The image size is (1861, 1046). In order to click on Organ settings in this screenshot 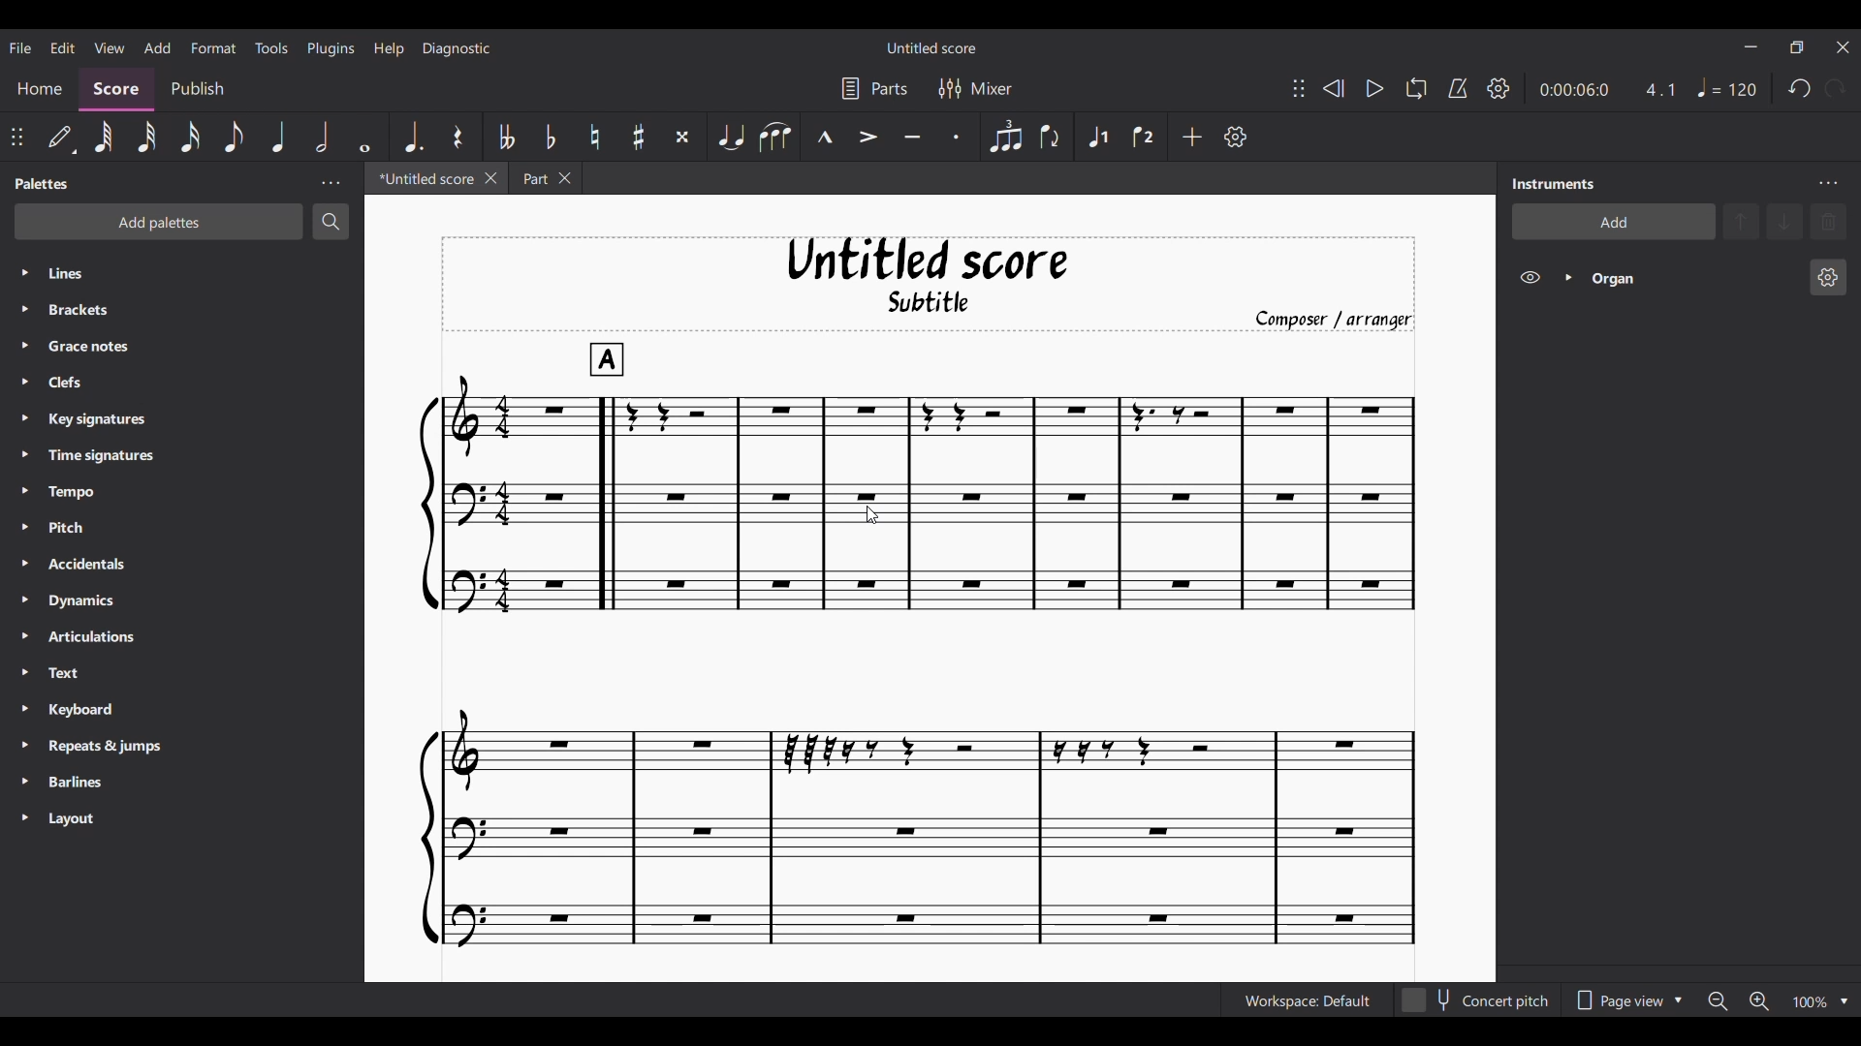, I will do `click(1827, 277)`.